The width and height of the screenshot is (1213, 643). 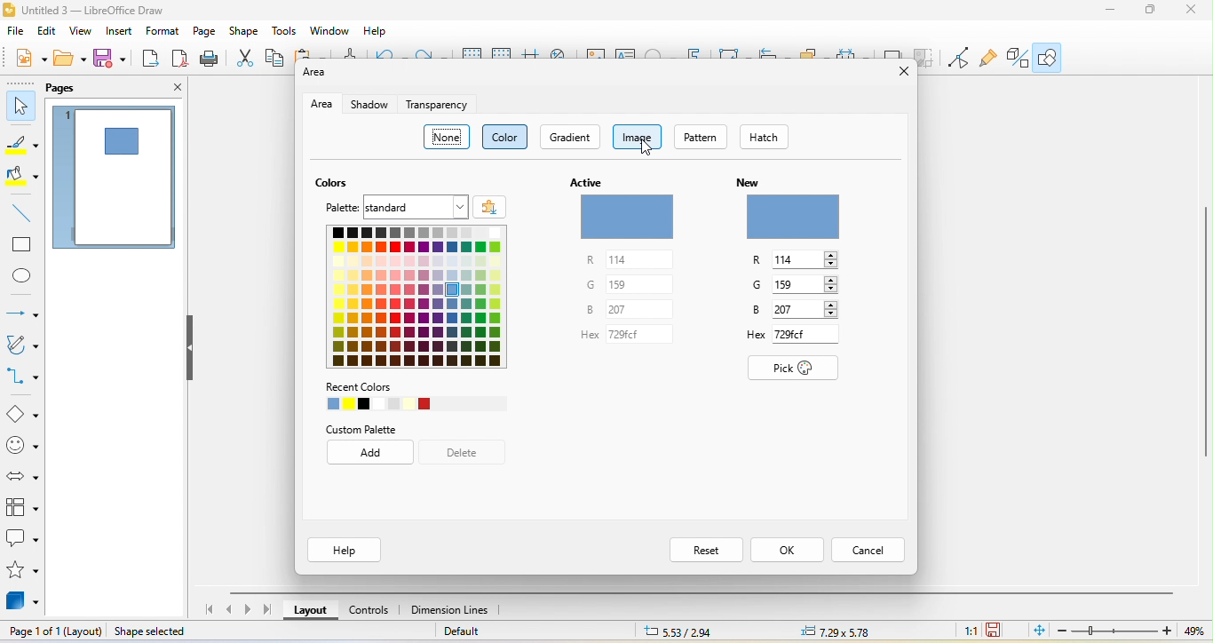 I want to click on format, so click(x=166, y=32).